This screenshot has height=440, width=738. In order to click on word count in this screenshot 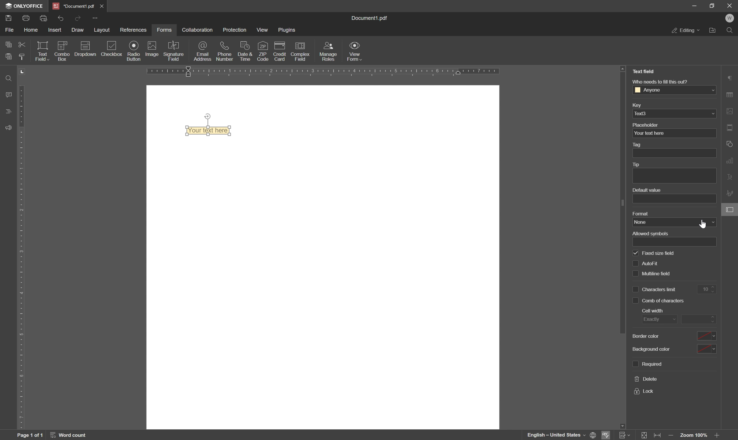, I will do `click(70, 435)`.